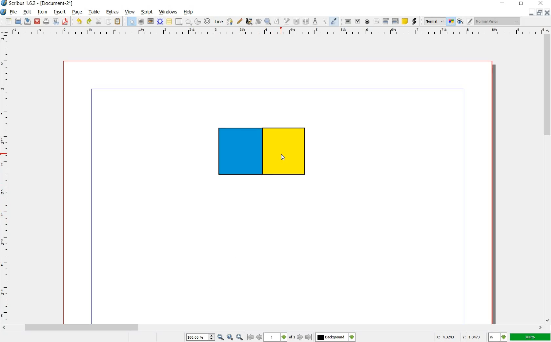  Describe the element at coordinates (459, 337) in the screenshot. I see `X: 43243 Y: 18473` at that location.